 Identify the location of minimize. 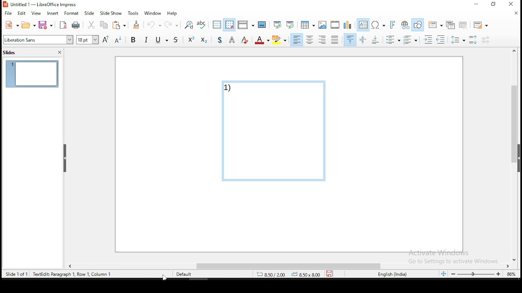
(476, 5).